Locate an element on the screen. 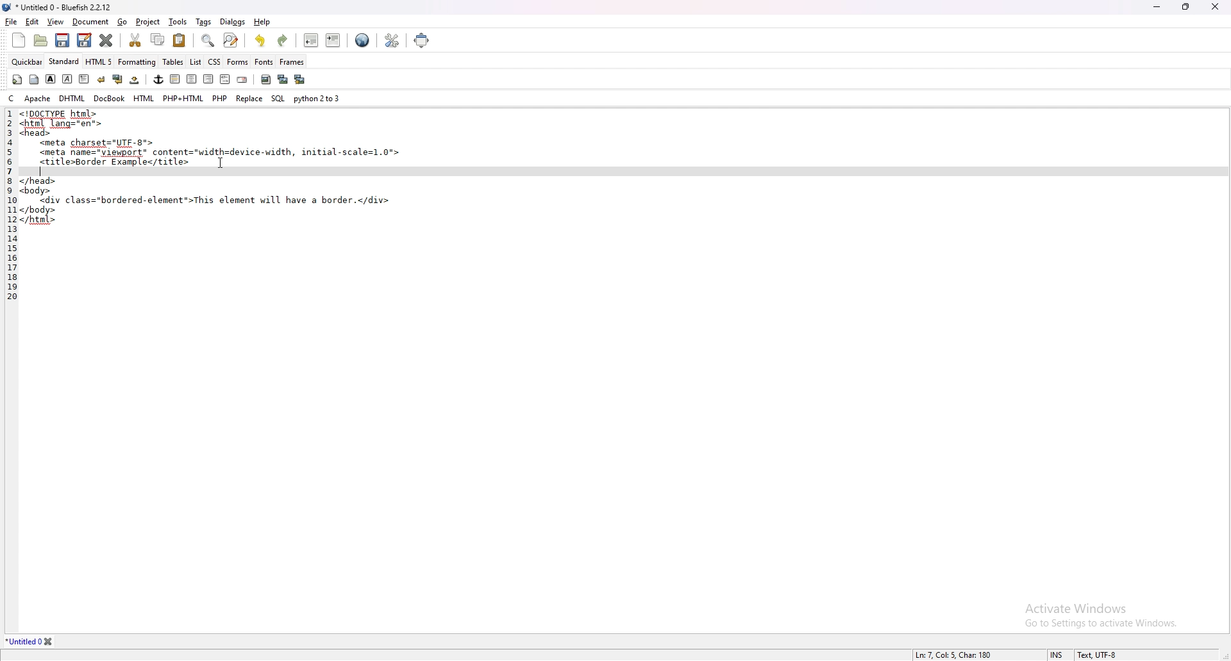  show find bar is located at coordinates (209, 41).